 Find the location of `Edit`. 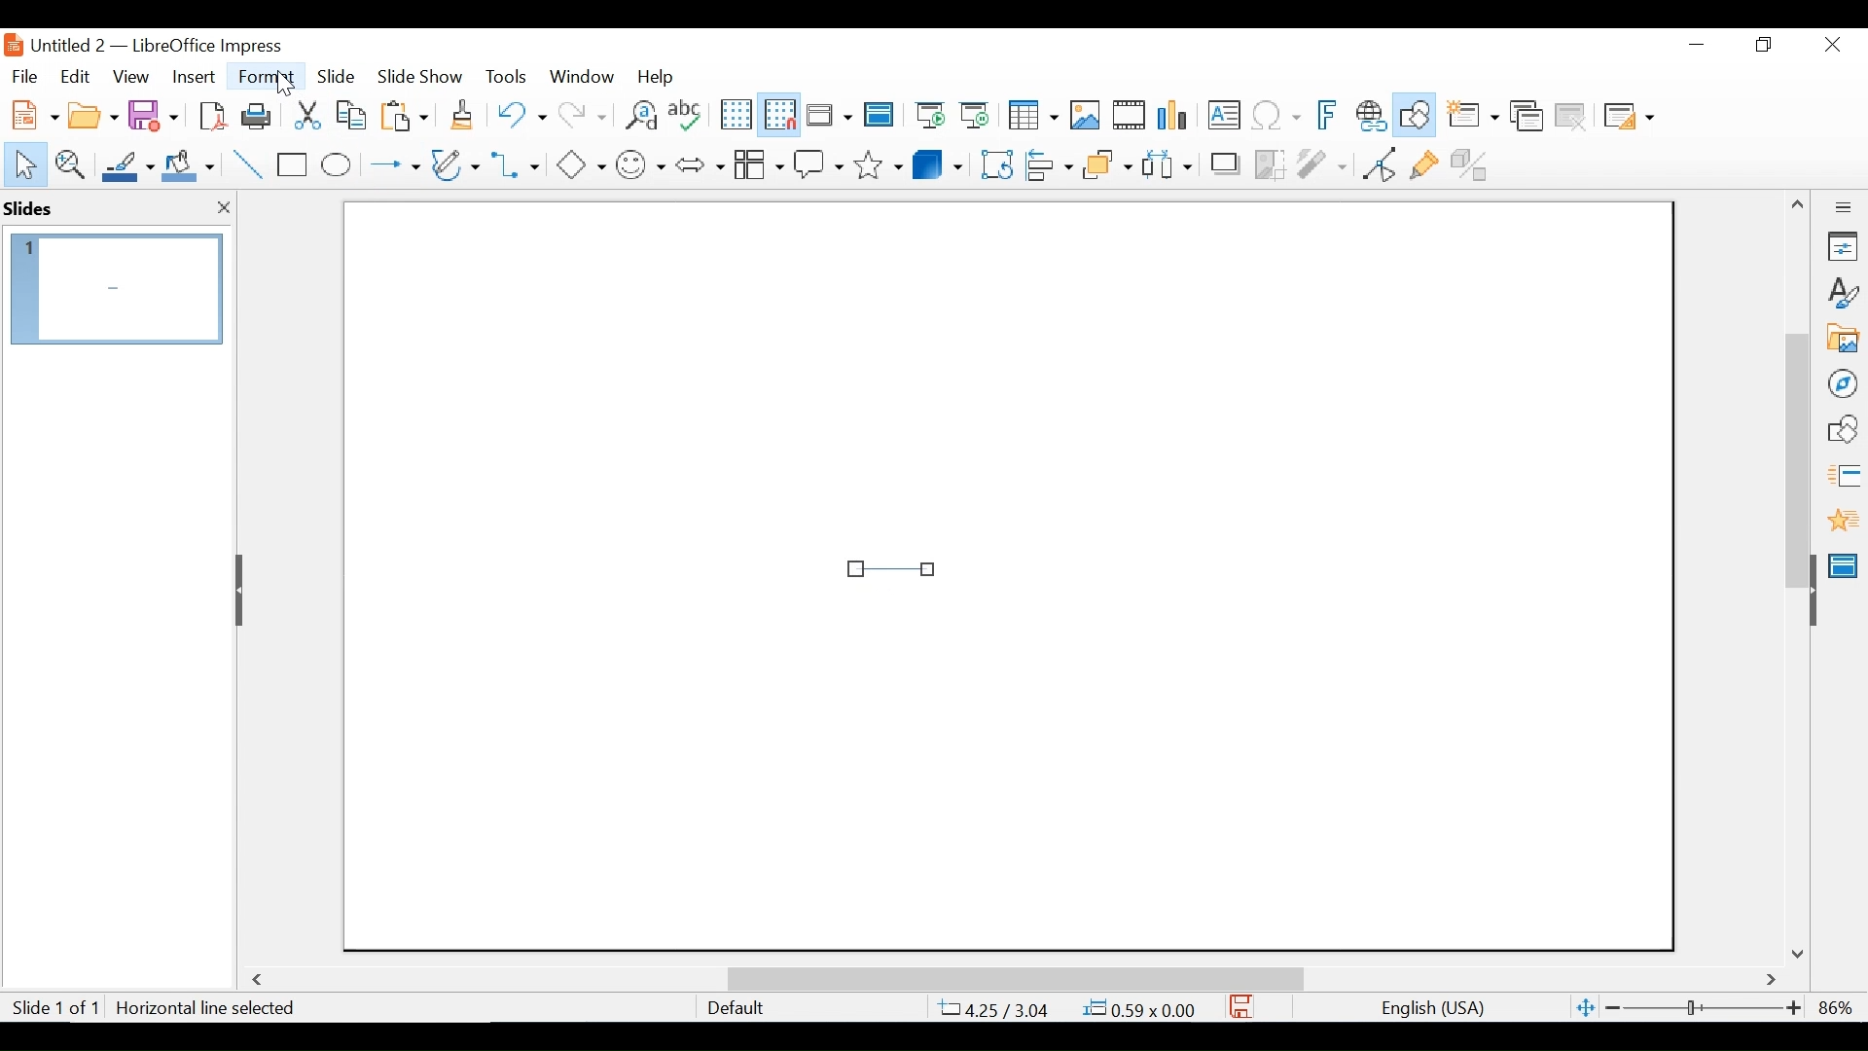

Edit is located at coordinates (73, 77).